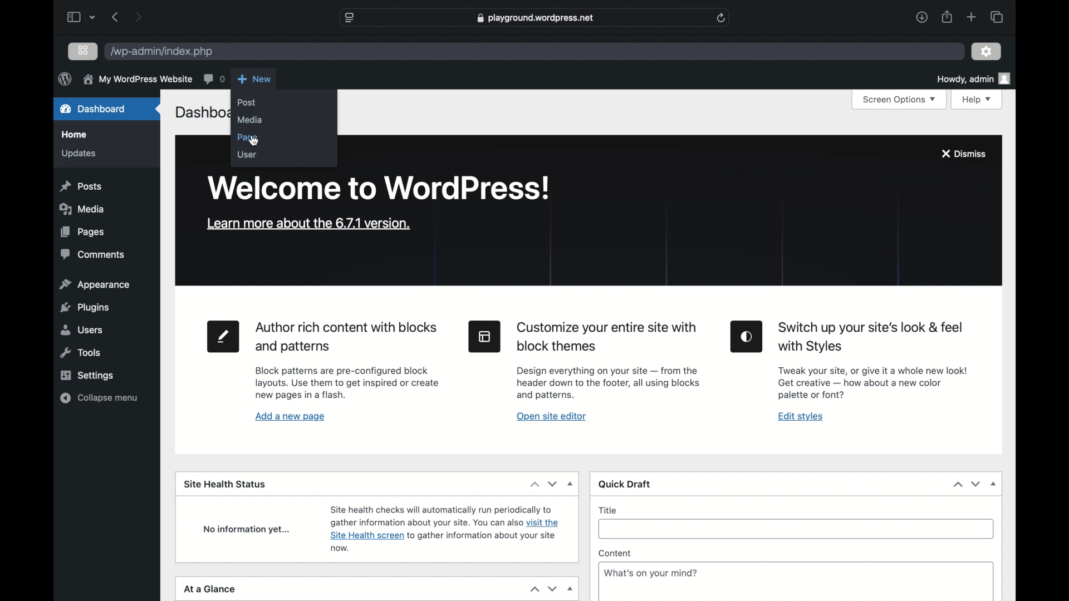  Describe the element at coordinates (223, 337) in the screenshot. I see `new page` at that location.